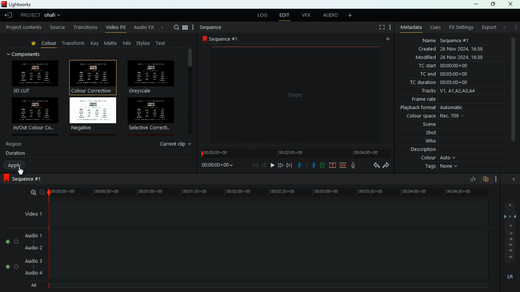 The height and width of the screenshot is (292, 520). Describe the element at coordinates (176, 27) in the screenshot. I see `search` at that location.